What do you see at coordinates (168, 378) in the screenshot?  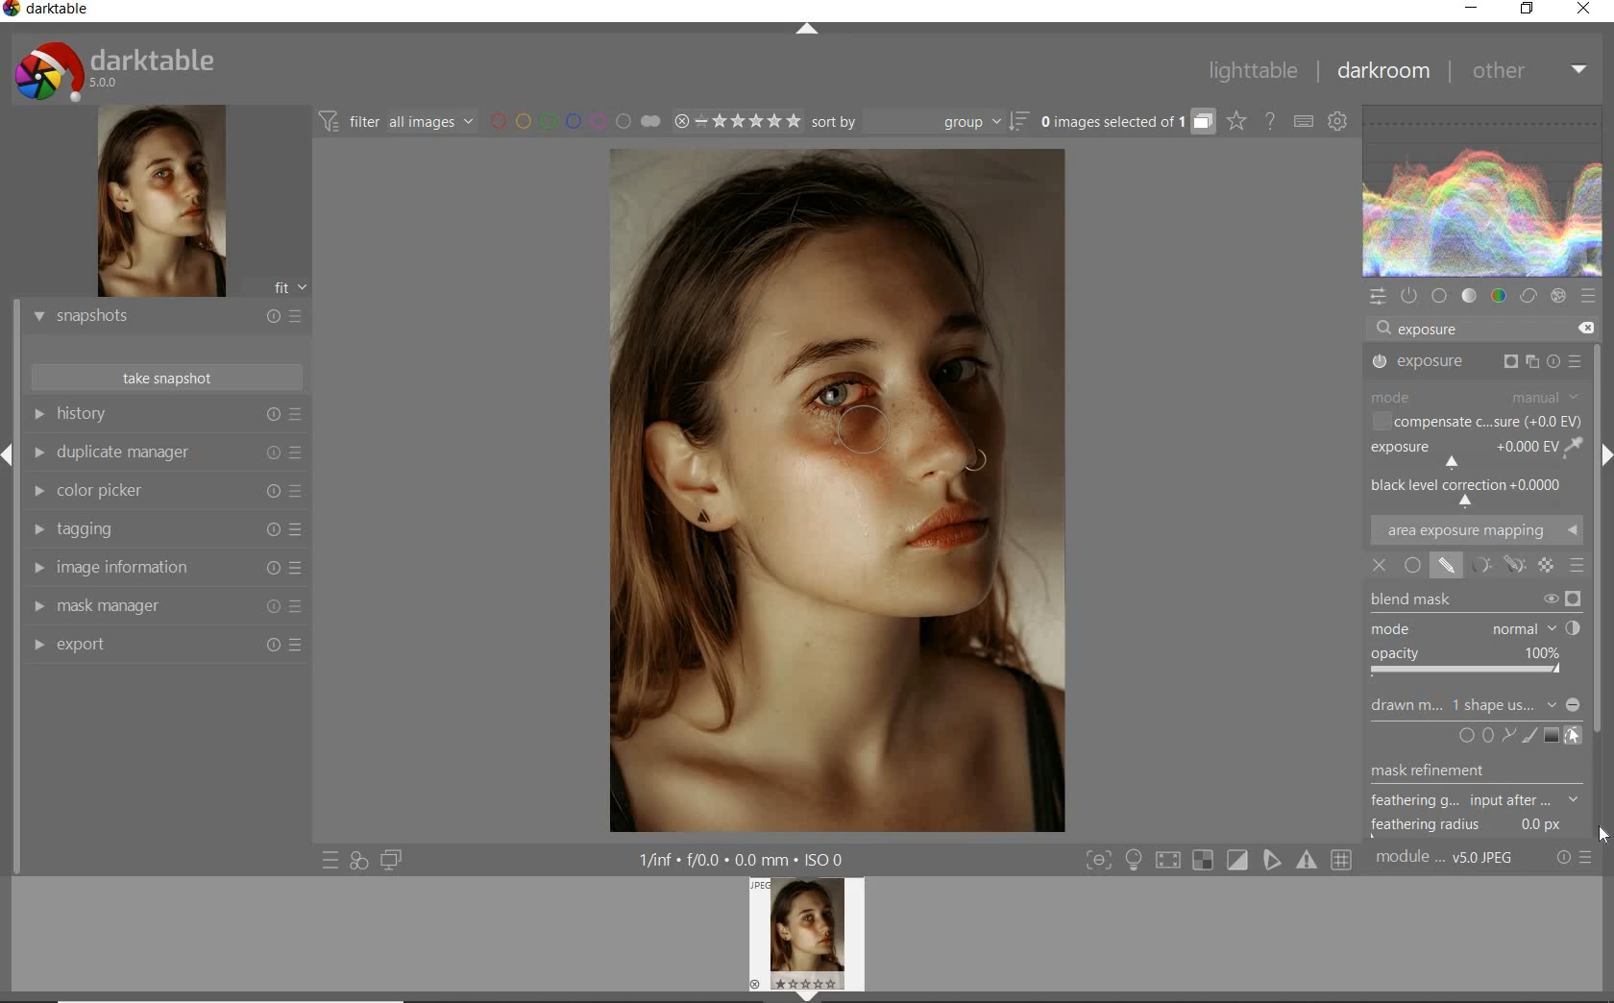 I see `take snapshots` at bounding box center [168, 378].